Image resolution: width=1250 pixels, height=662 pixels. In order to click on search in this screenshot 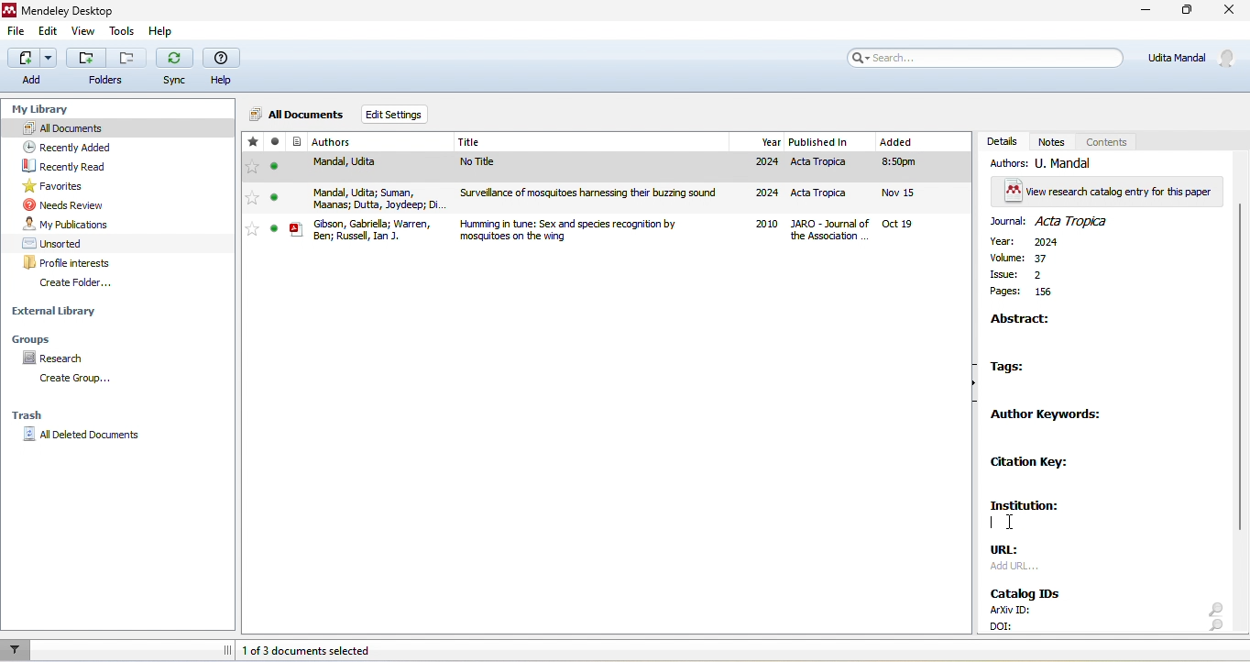, I will do `click(1214, 617)`.